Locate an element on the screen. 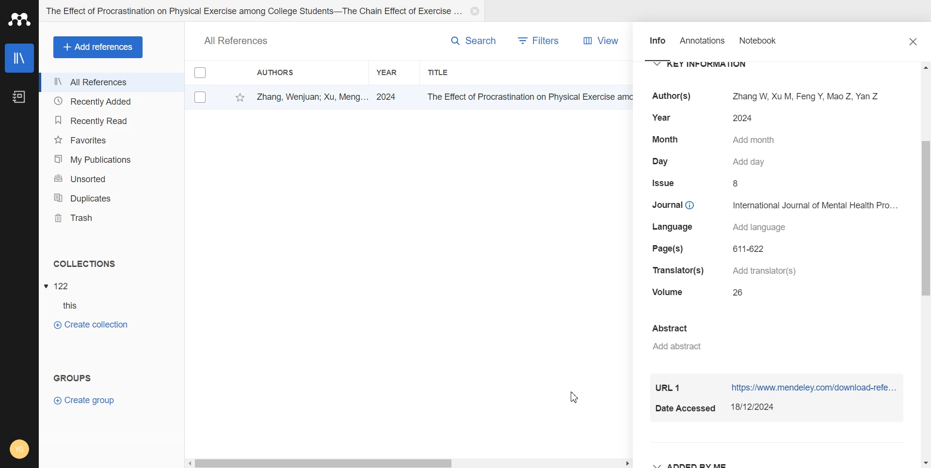 This screenshot has height=468, width=931. Favorite is located at coordinates (237, 97).